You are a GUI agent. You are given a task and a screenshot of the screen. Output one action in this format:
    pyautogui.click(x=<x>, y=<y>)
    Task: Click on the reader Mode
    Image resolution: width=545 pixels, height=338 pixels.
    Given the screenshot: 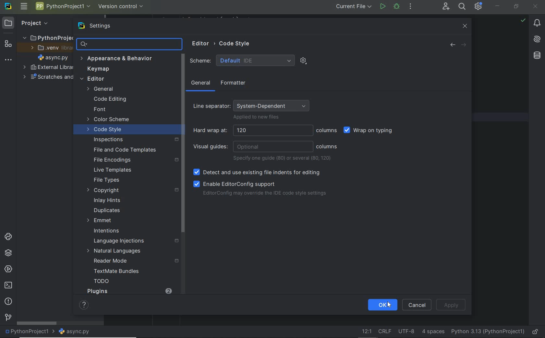 What is the action you would take?
    pyautogui.click(x=131, y=261)
    